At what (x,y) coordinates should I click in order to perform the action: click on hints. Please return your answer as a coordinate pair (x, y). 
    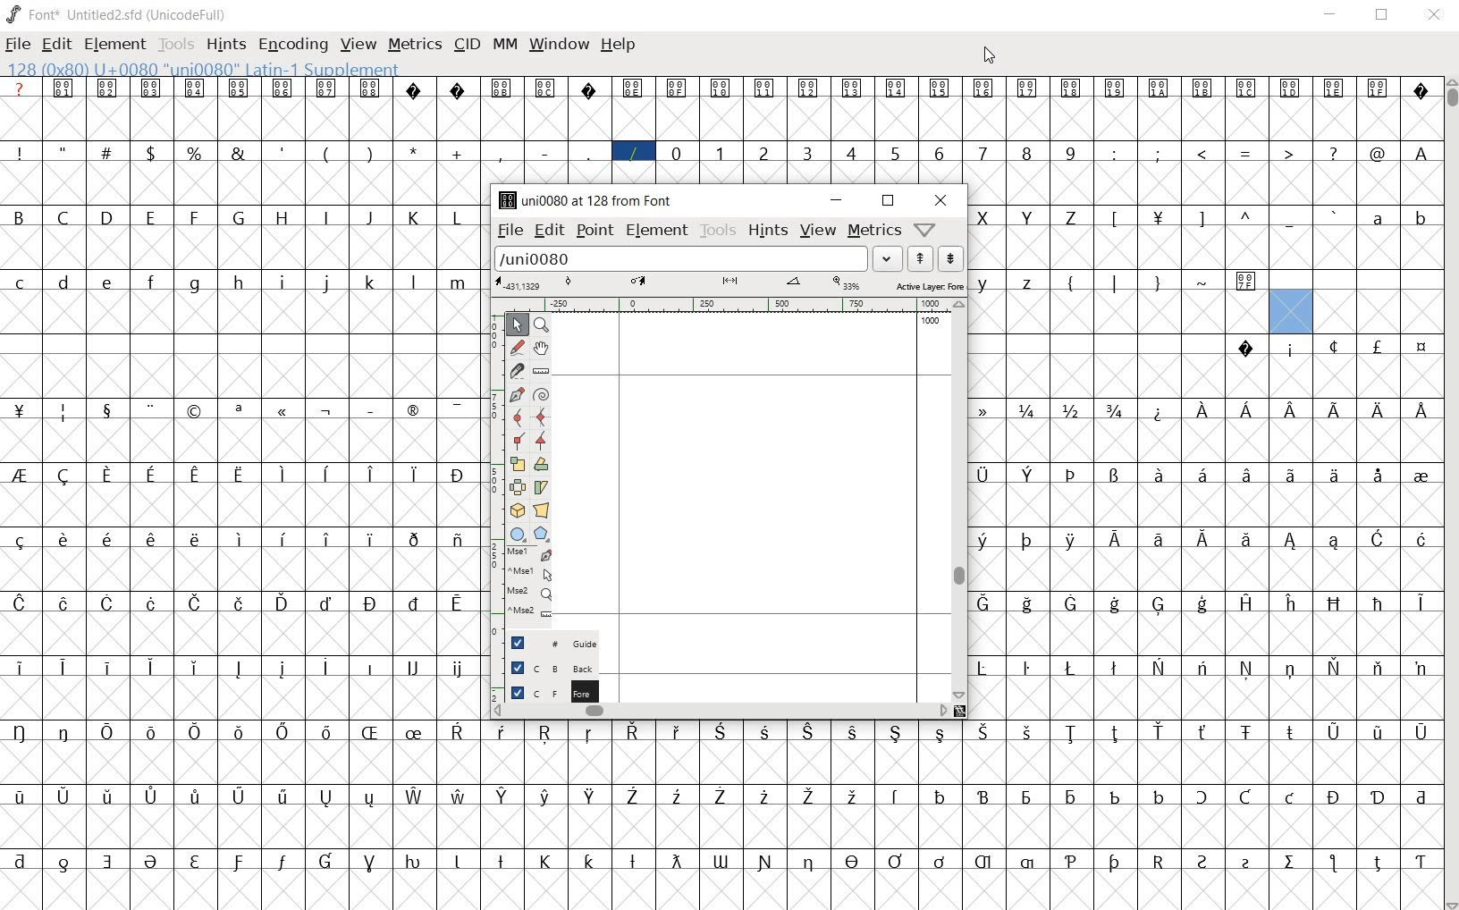
    Looking at the image, I should click on (765, 230).